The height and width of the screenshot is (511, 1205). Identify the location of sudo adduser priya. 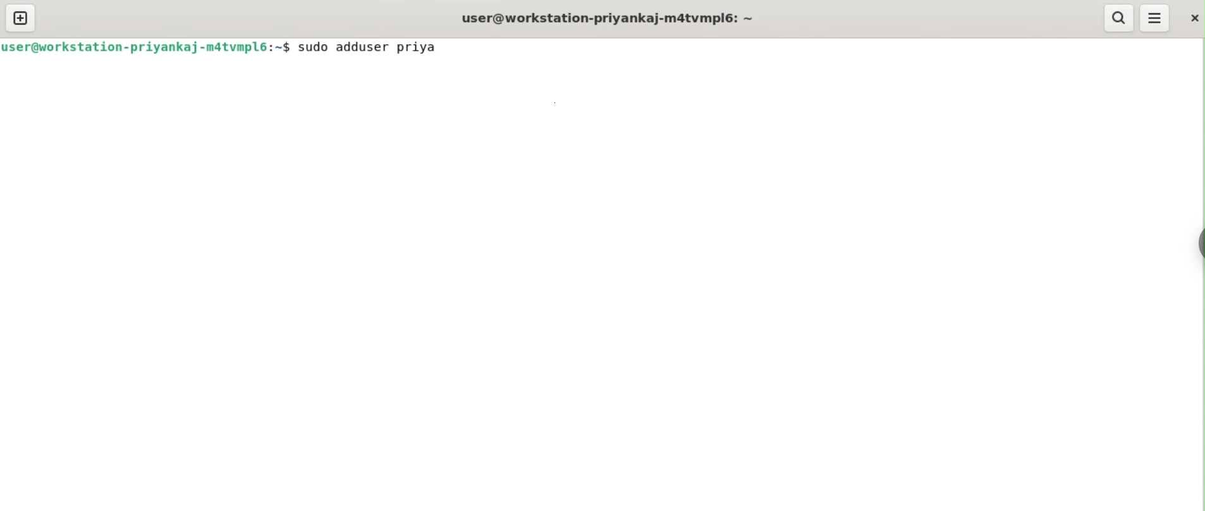
(381, 49).